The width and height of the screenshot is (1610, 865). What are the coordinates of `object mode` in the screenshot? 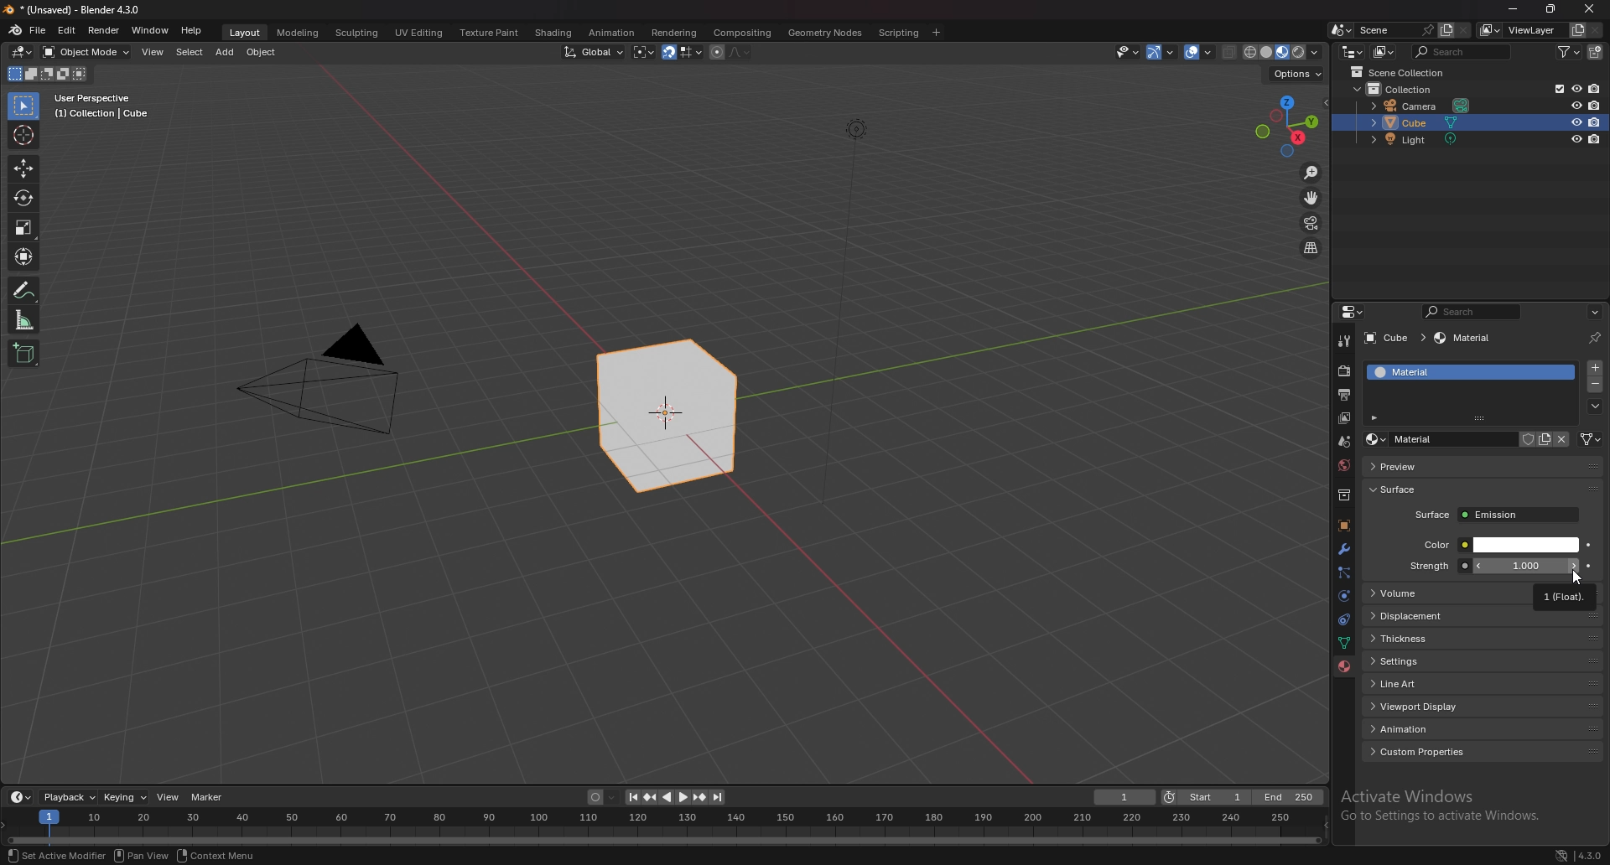 It's located at (87, 51).